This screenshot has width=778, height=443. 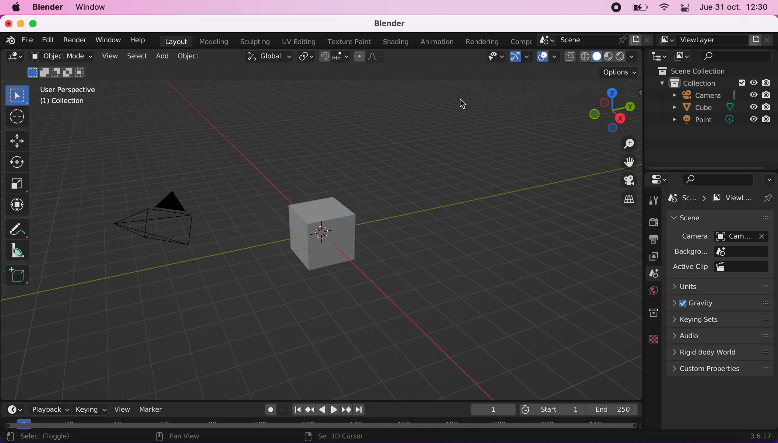 I want to click on toggle the current view, so click(x=623, y=199).